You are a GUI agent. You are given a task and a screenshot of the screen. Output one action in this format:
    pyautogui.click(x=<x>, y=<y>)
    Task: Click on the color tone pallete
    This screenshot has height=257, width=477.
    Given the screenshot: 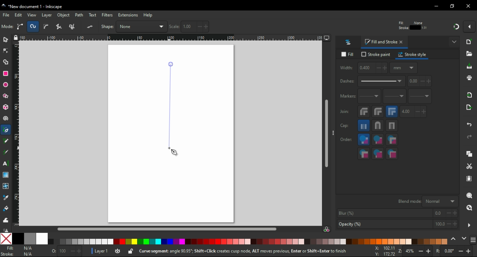 What is the action you would take?
    pyautogui.click(x=284, y=241)
    